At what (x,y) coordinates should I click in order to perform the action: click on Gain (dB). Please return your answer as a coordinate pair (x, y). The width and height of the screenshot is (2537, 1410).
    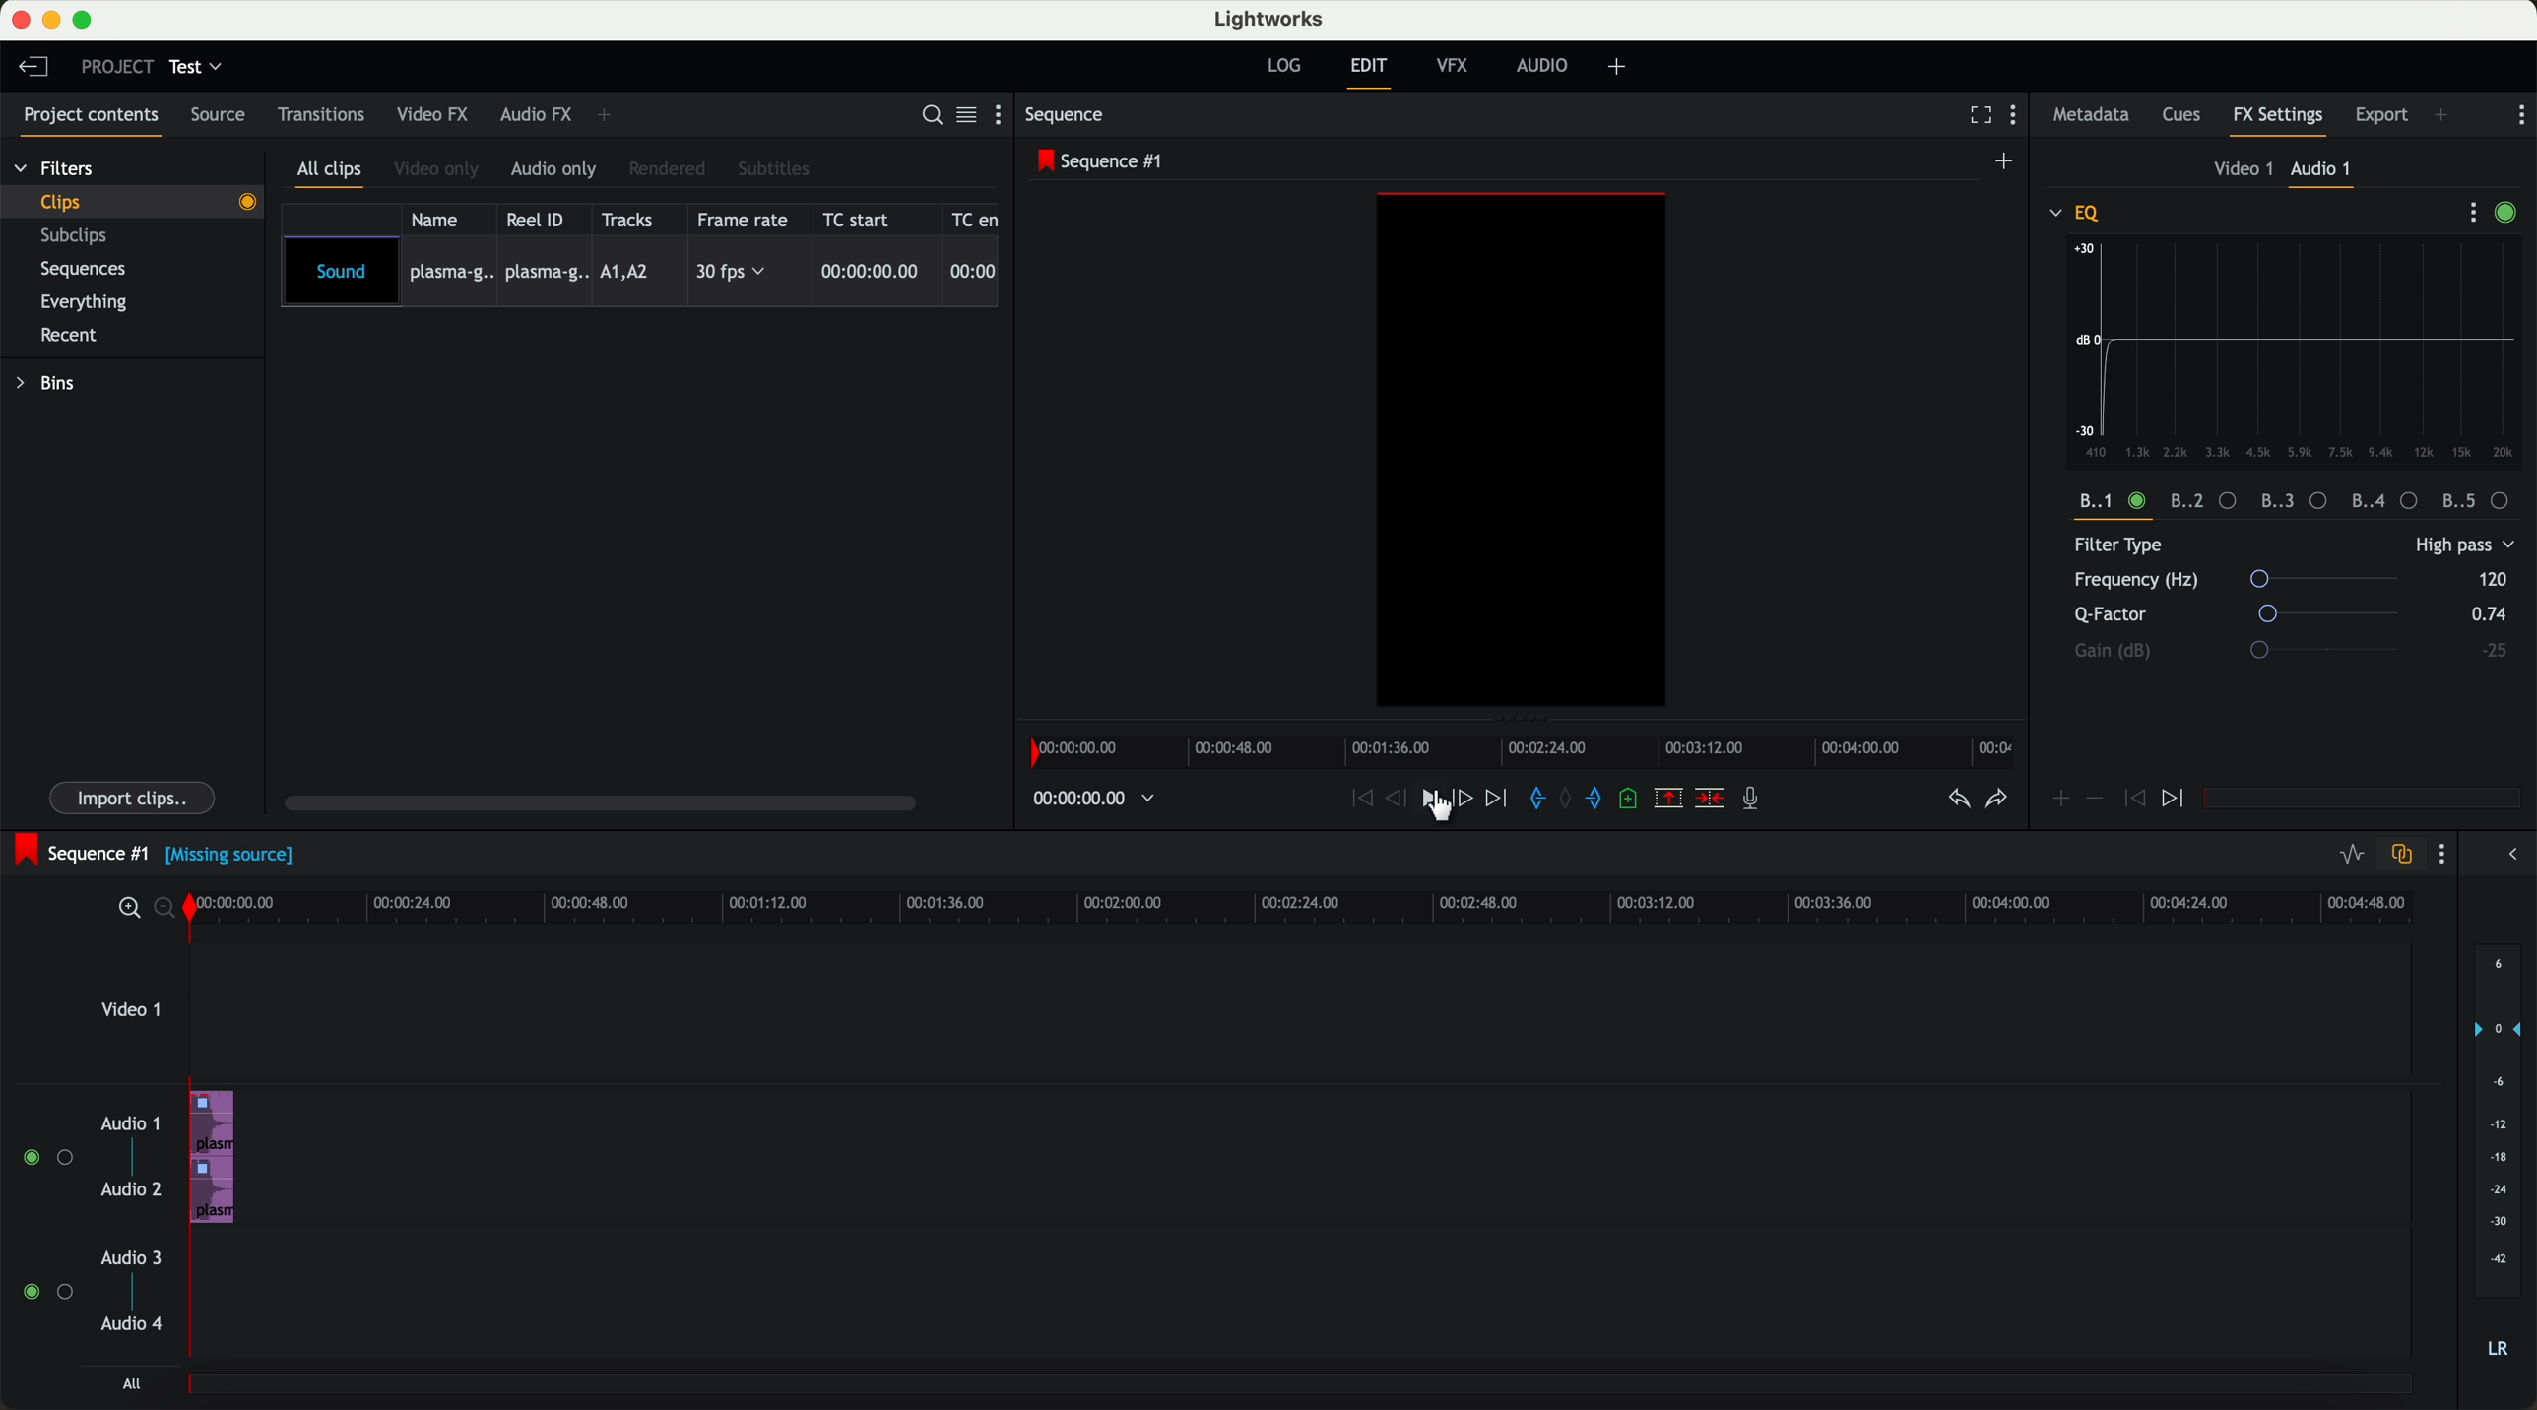
    Looking at the image, I should click on (2265, 650).